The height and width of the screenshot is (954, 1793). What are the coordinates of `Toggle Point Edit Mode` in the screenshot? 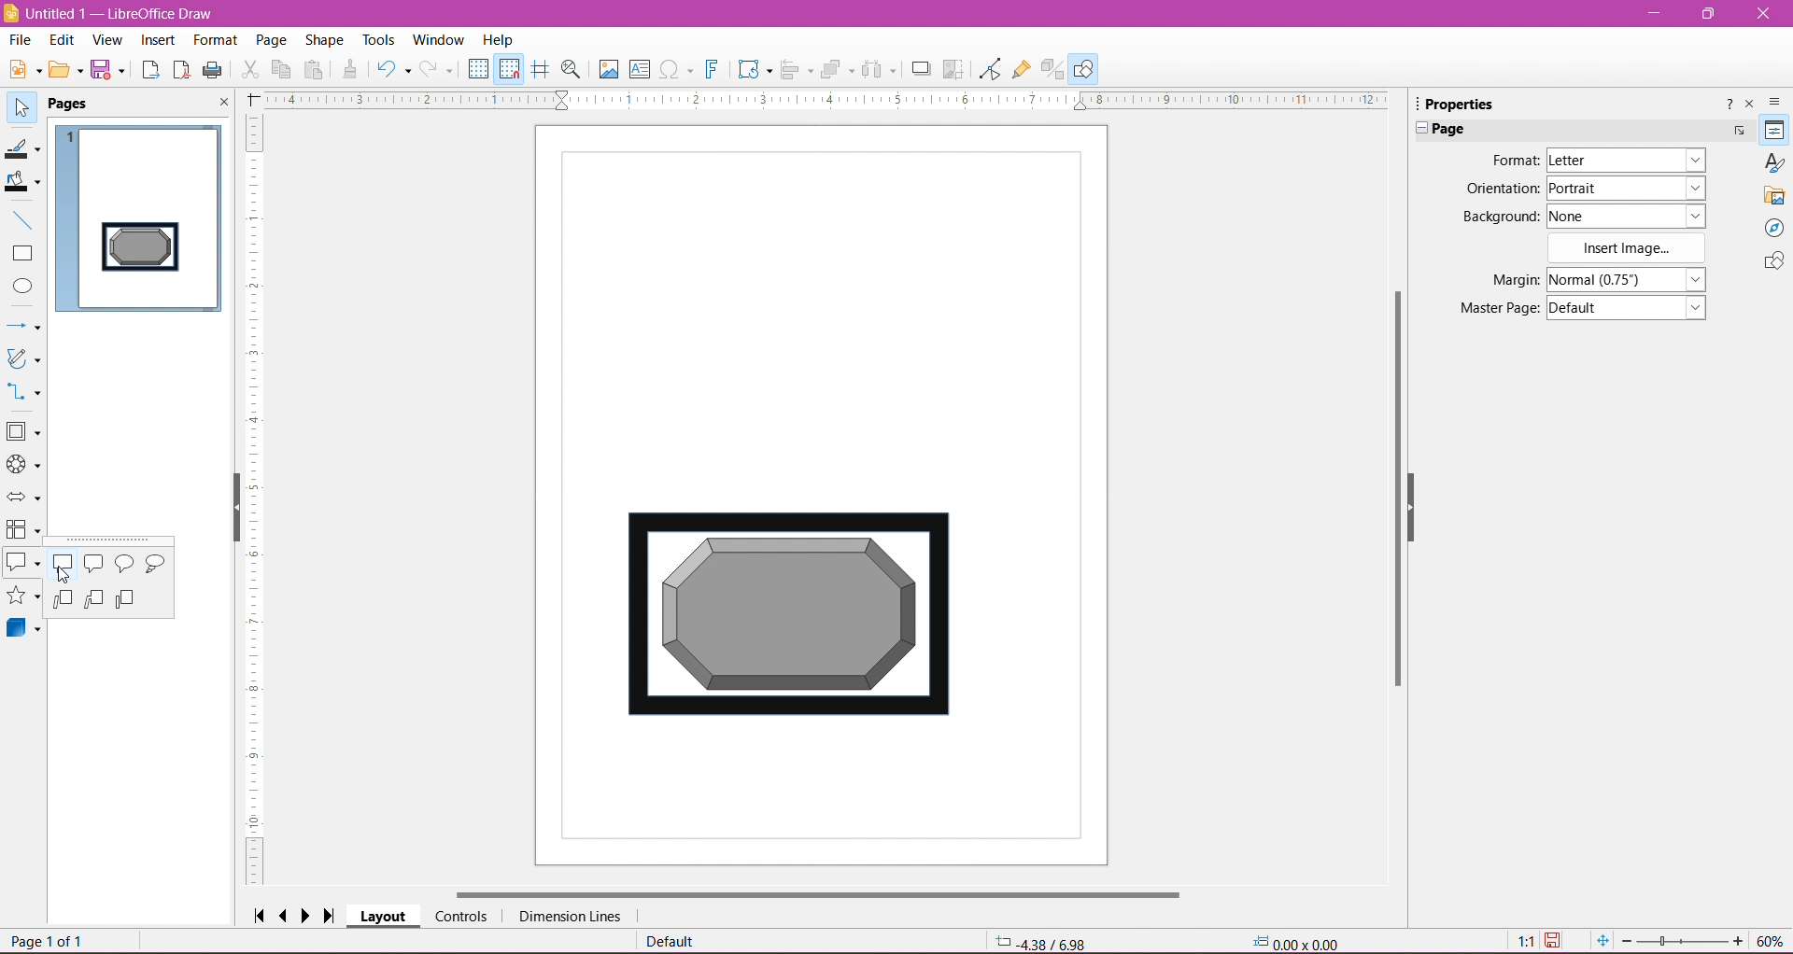 It's located at (988, 71).